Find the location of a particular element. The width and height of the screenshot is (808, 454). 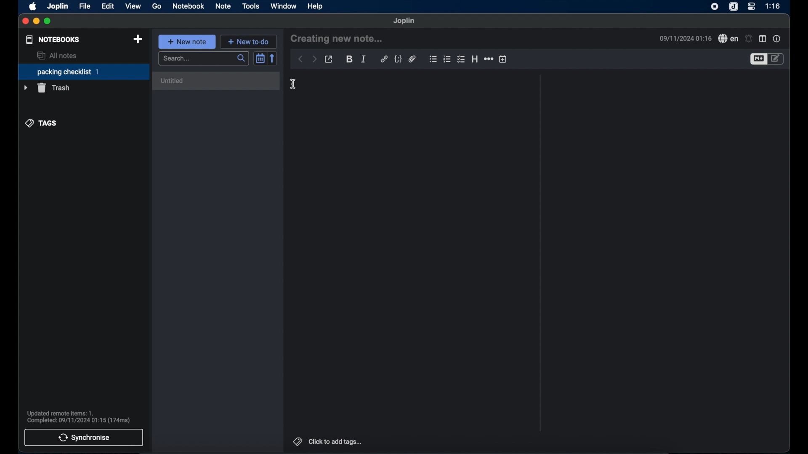

help is located at coordinates (316, 6).